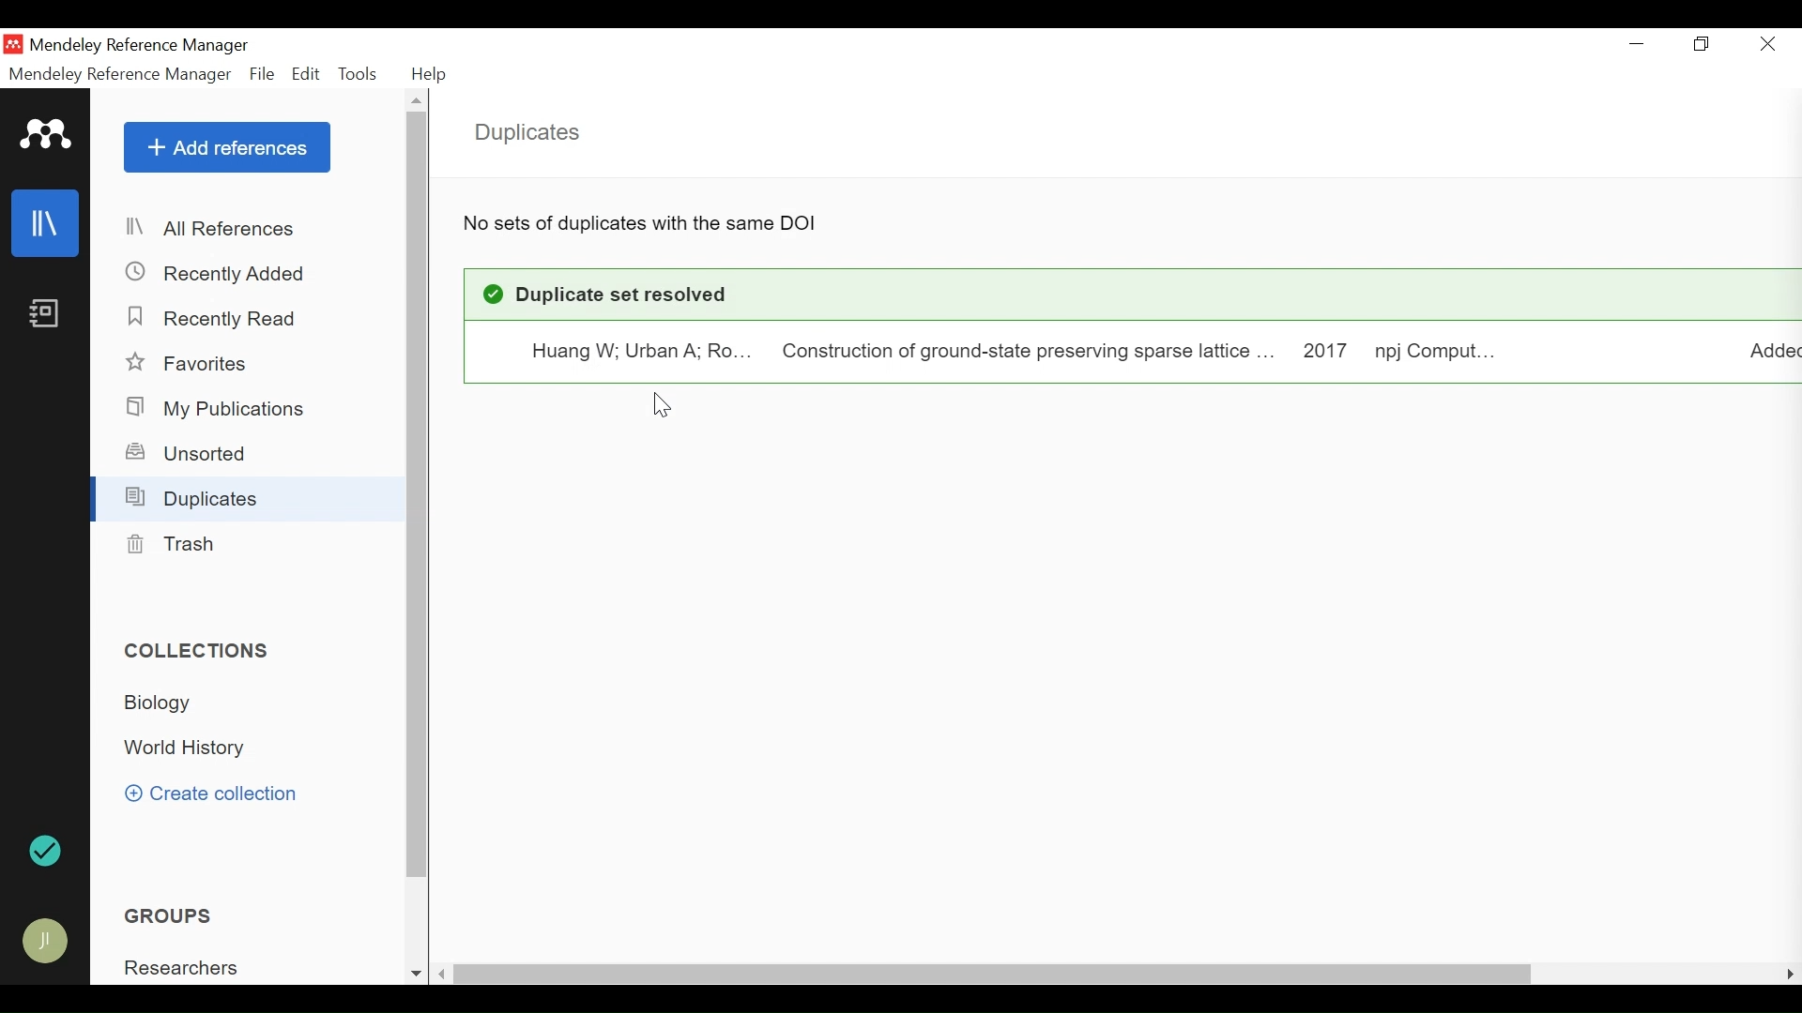  What do you see at coordinates (217, 317) in the screenshot?
I see `Recently Read` at bounding box center [217, 317].